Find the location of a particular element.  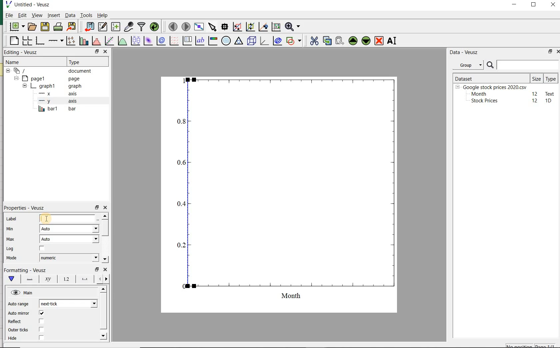

Reflect is located at coordinates (16, 322).